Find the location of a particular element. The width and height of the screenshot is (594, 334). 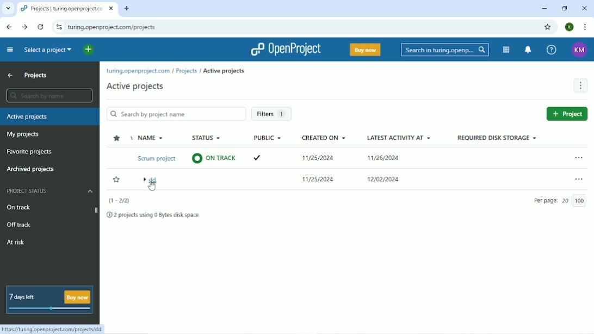

Open menu is located at coordinates (578, 157).